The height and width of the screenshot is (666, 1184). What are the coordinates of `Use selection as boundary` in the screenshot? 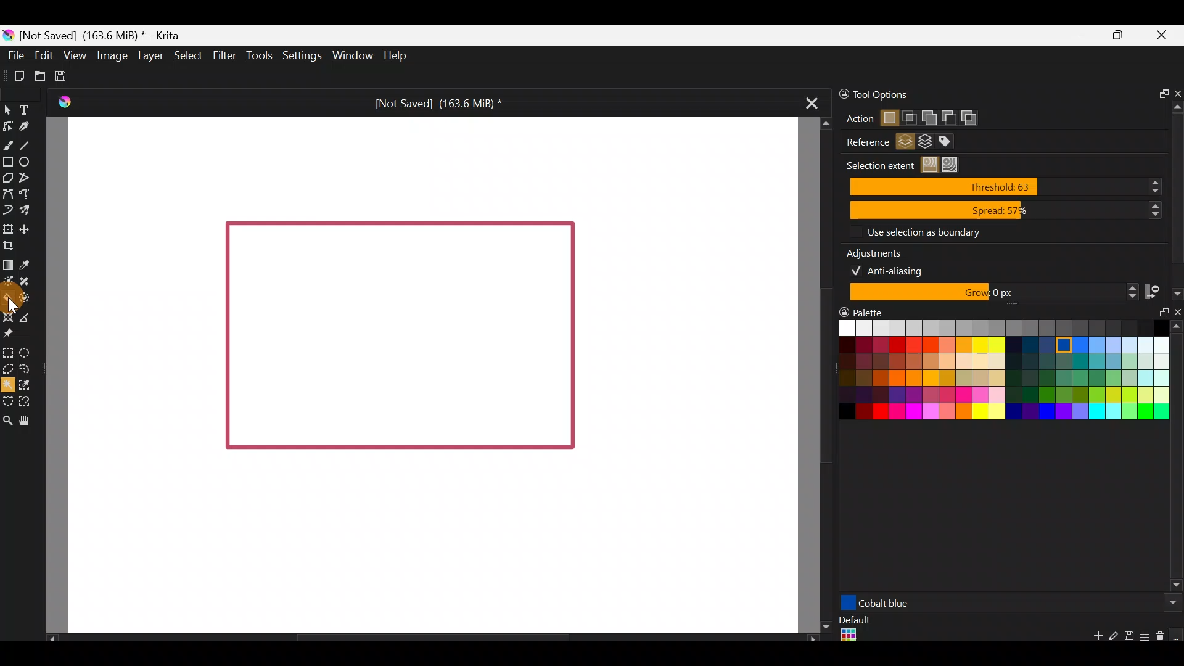 It's located at (923, 231).